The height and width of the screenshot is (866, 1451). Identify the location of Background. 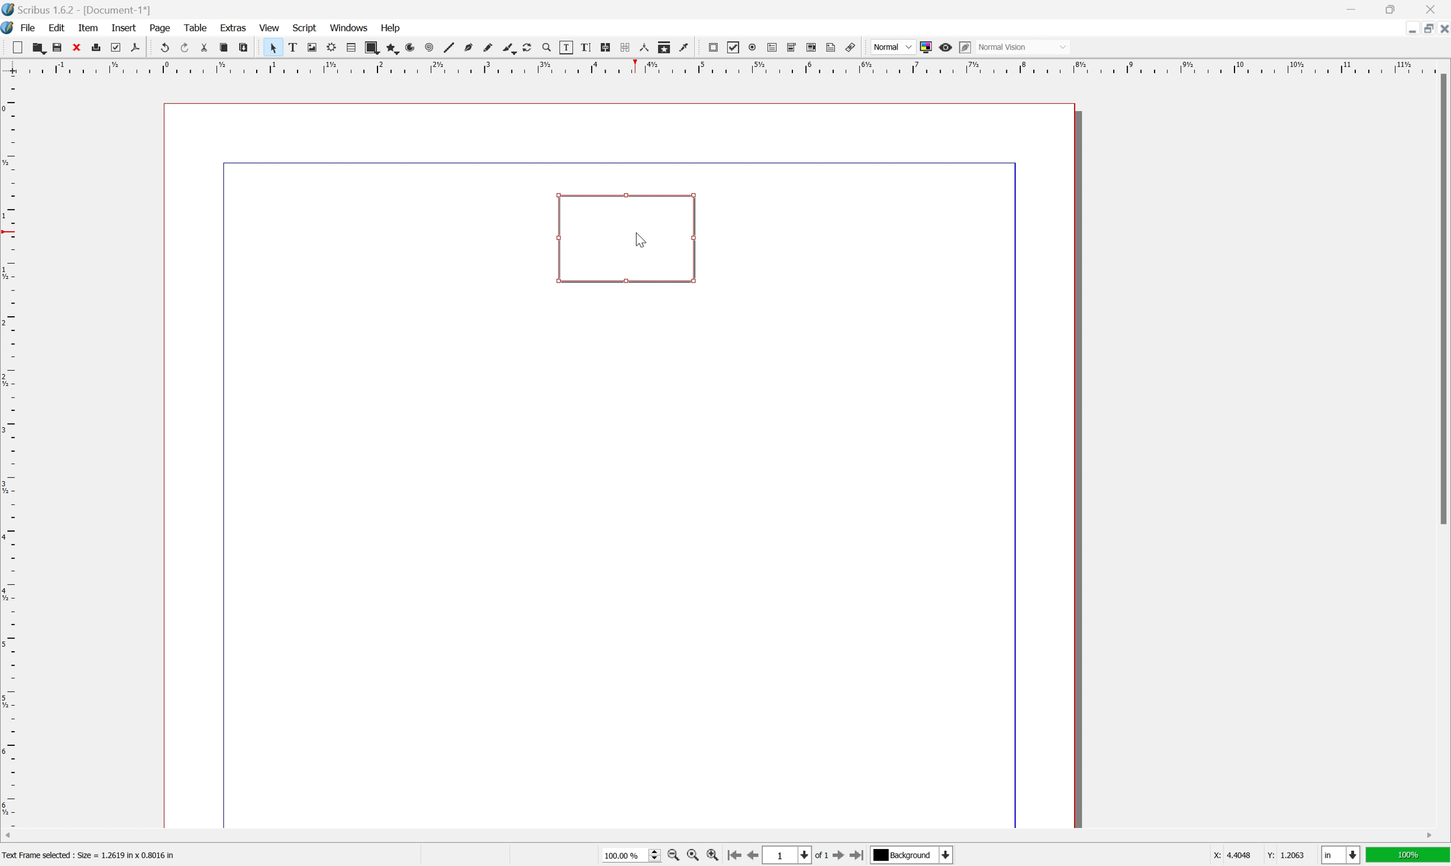
(911, 856).